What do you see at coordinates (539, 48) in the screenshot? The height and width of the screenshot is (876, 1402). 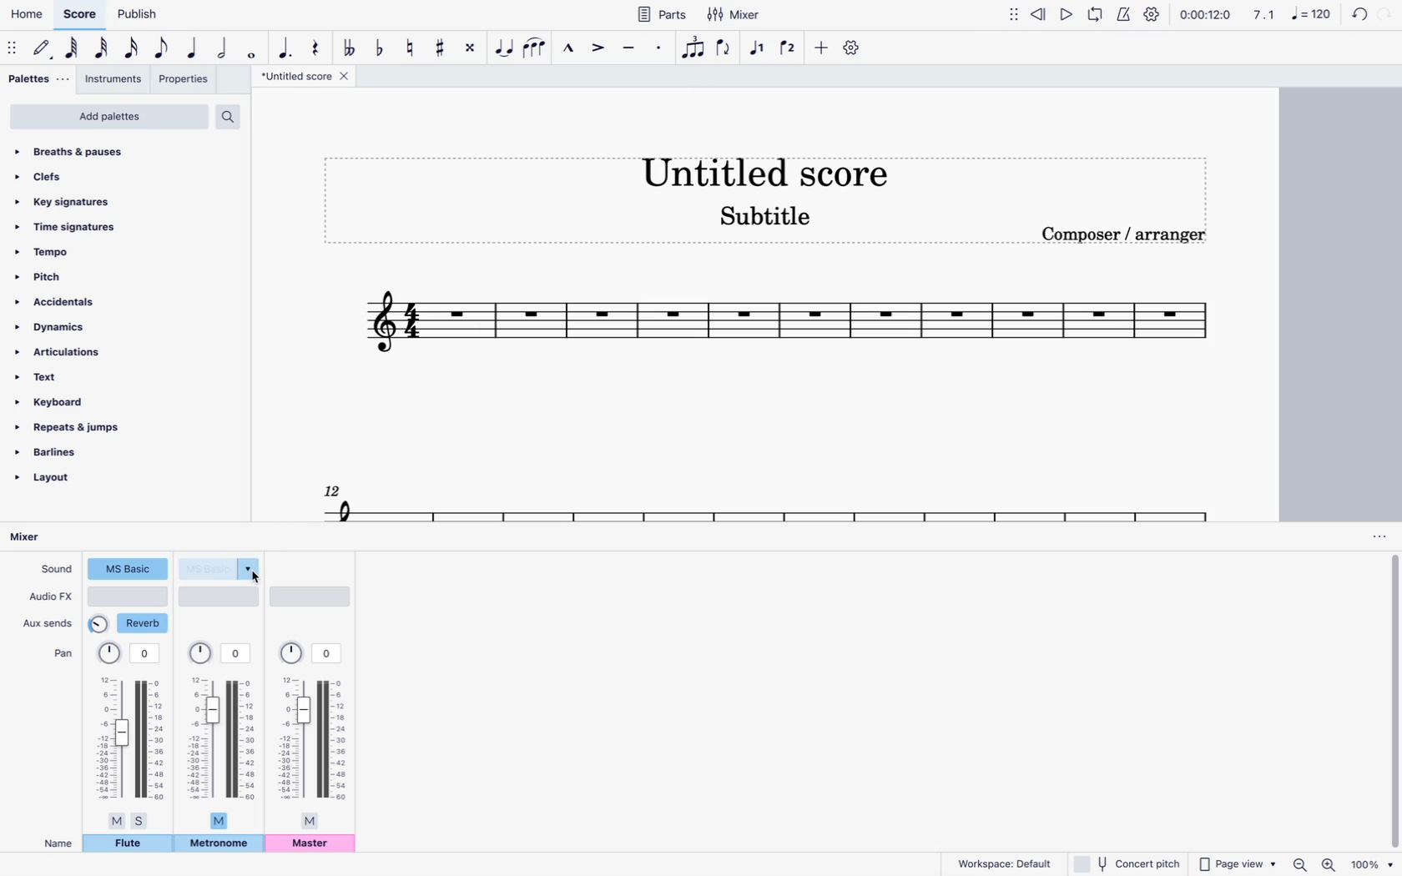 I see `slur` at bounding box center [539, 48].